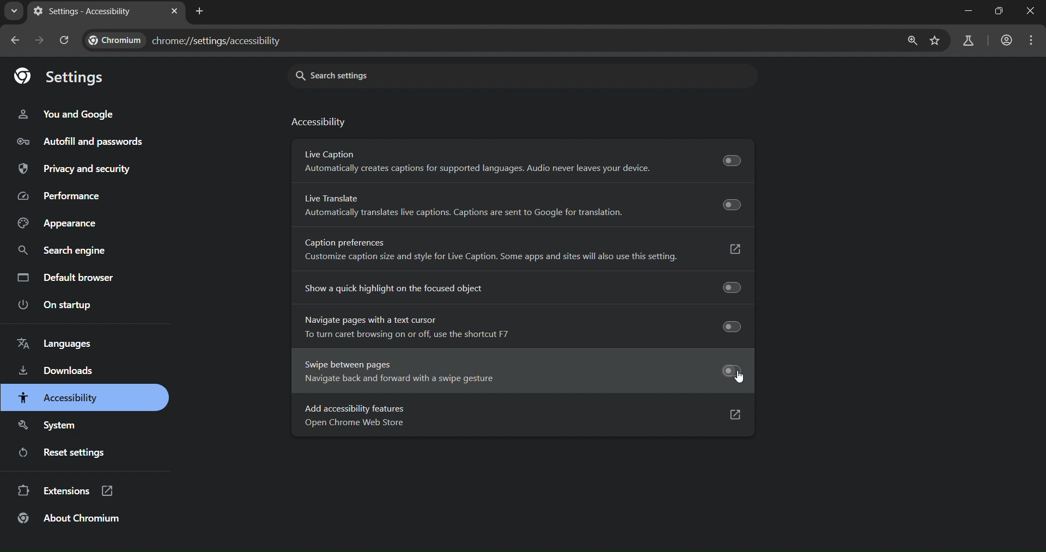 Image resolution: width=1046 pixels, height=552 pixels. I want to click on Caption preferences
Customize caption size and style for Live Caption. Some apps and sites will also use this setting., so click(523, 248).